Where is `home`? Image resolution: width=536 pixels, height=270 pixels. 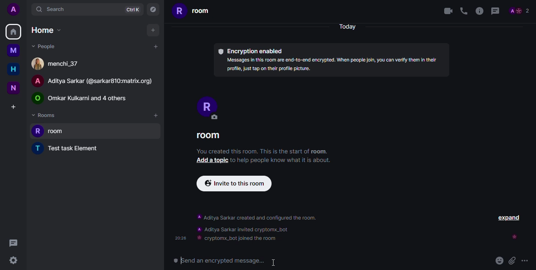
home is located at coordinates (47, 30).